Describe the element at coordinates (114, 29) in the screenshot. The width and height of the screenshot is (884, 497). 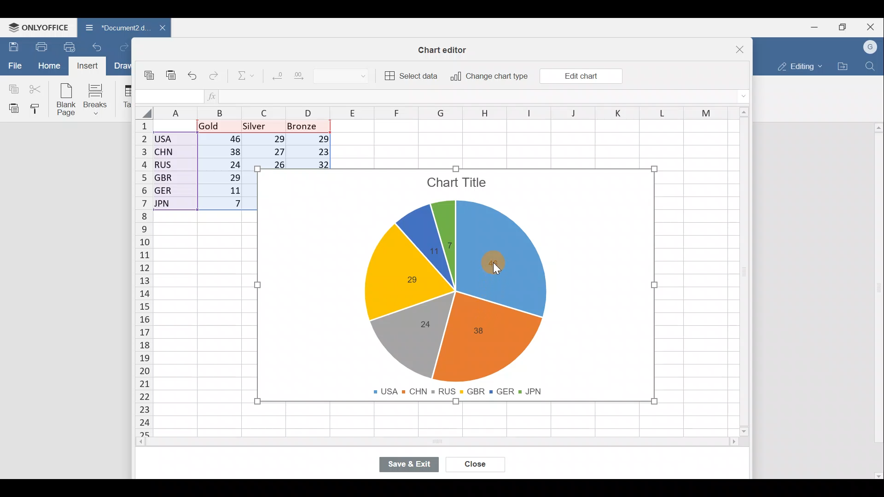
I see `Document name` at that location.